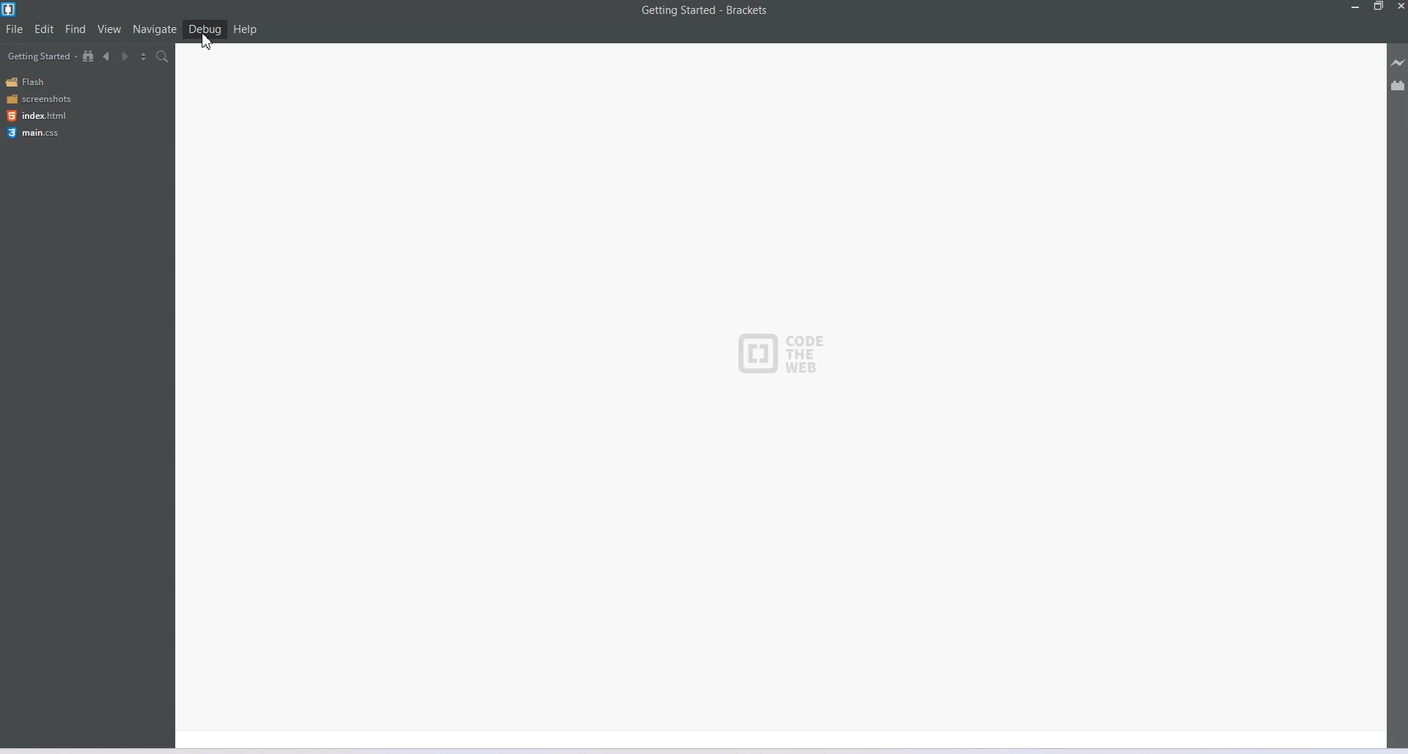  I want to click on View in file Tree, so click(90, 56).